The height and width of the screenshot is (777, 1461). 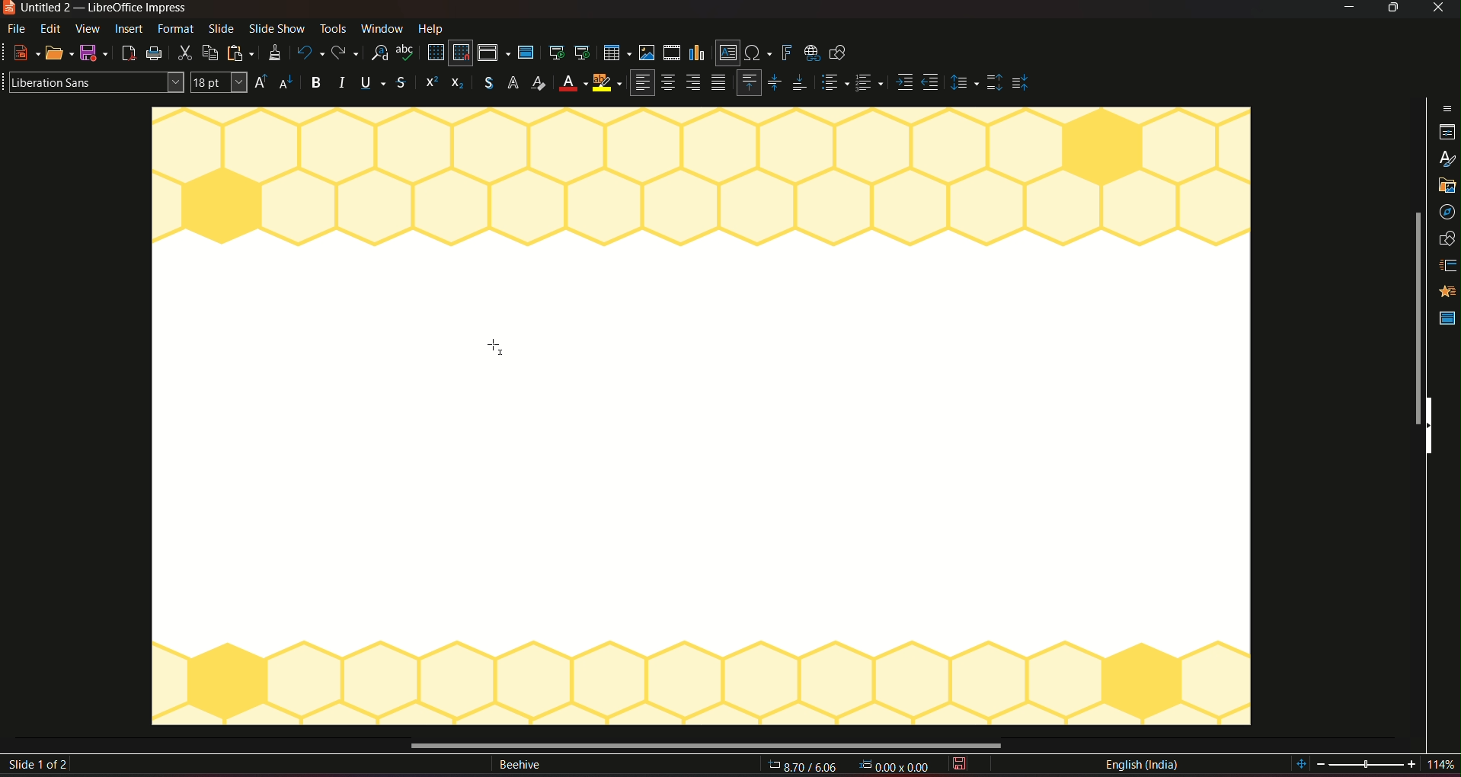 What do you see at coordinates (962, 765) in the screenshot?
I see `save` at bounding box center [962, 765].